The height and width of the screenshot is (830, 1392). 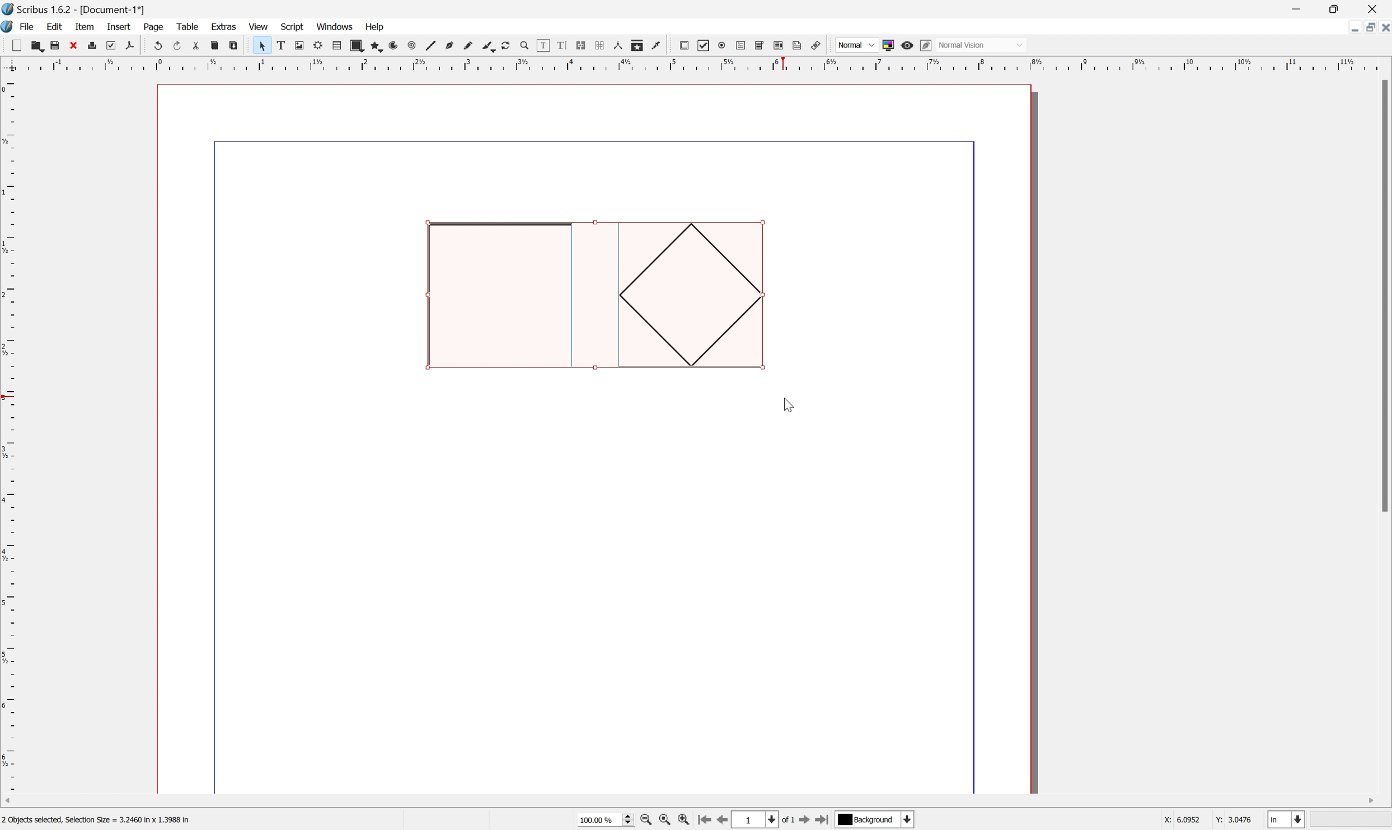 What do you see at coordinates (1376, 8) in the screenshot?
I see `Close` at bounding box center [1376, 8].